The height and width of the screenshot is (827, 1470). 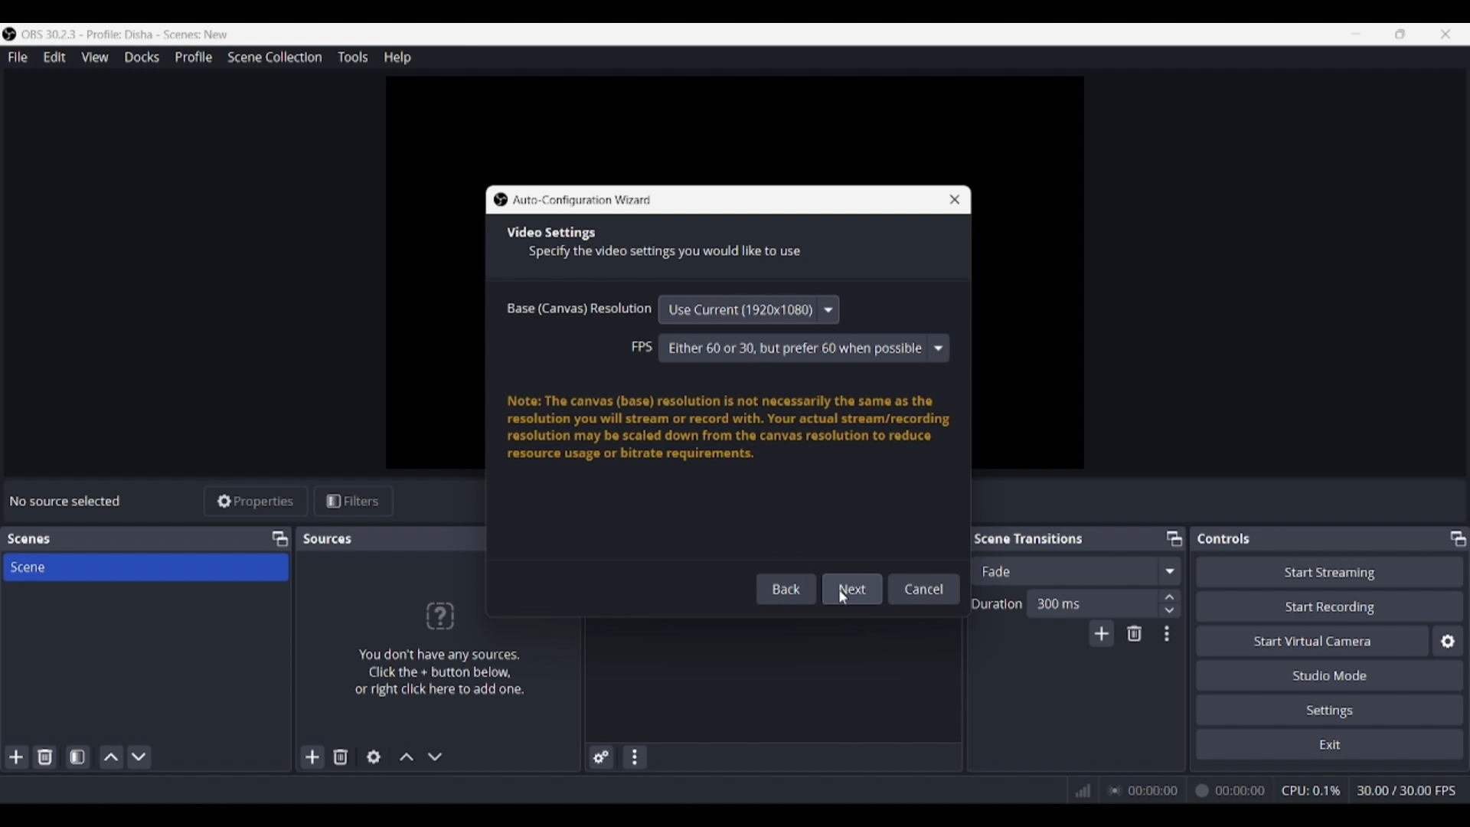 I want to click on Indicates Base resolution options, so click(x=579, y=308).